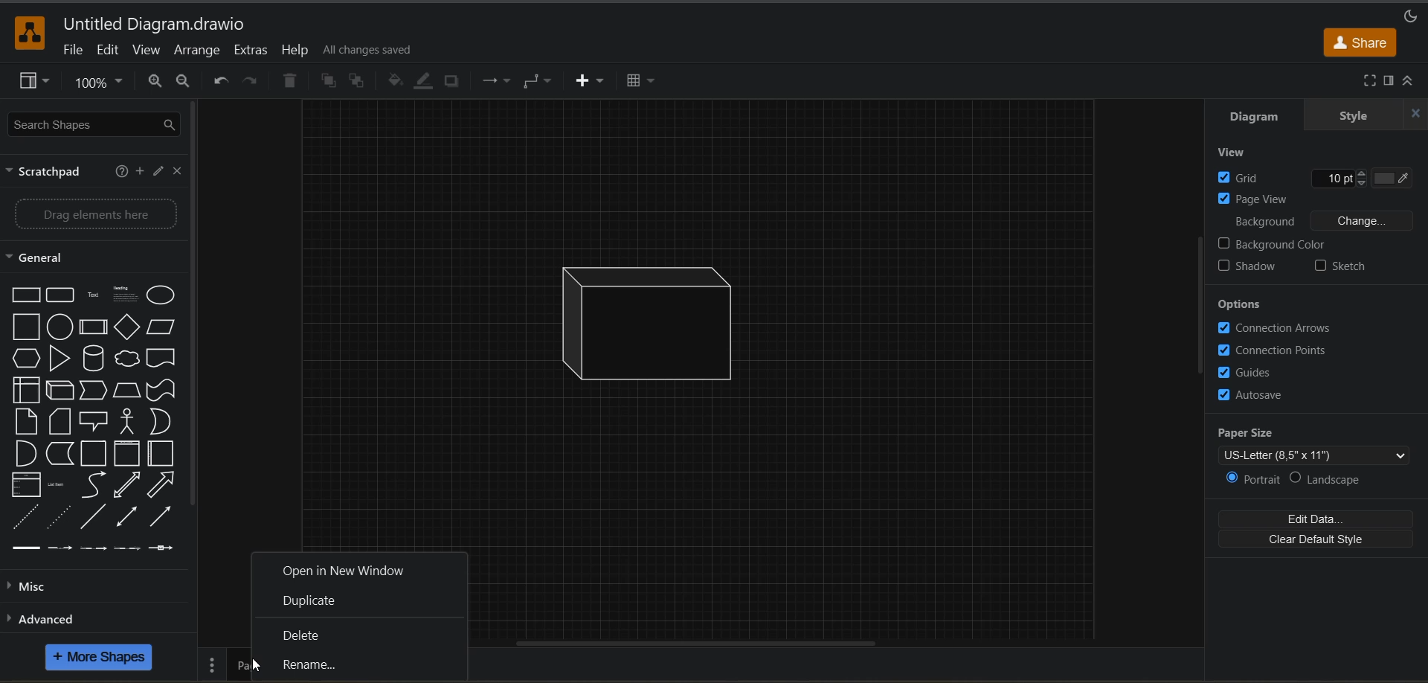 Image resolution: width=1428 pixels, height=683 pixels. Describe the element at coordinates (1310, 199) in the screenshot. I see `page view` at that location.